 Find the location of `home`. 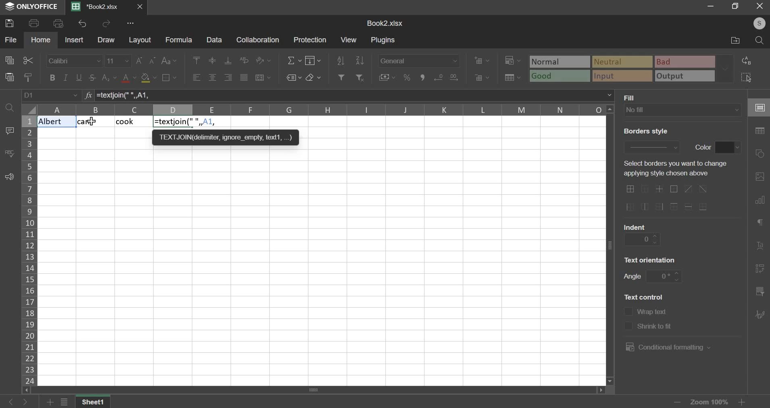

home is located at coordinates (41, 40).